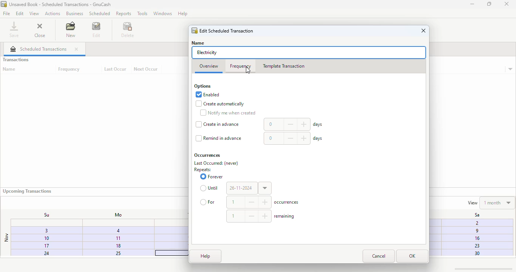 The width and height of the screenshot is (516, 272). Describe the element at coordinates (208, 94) in the screenshot. I see `enabled` at that location.